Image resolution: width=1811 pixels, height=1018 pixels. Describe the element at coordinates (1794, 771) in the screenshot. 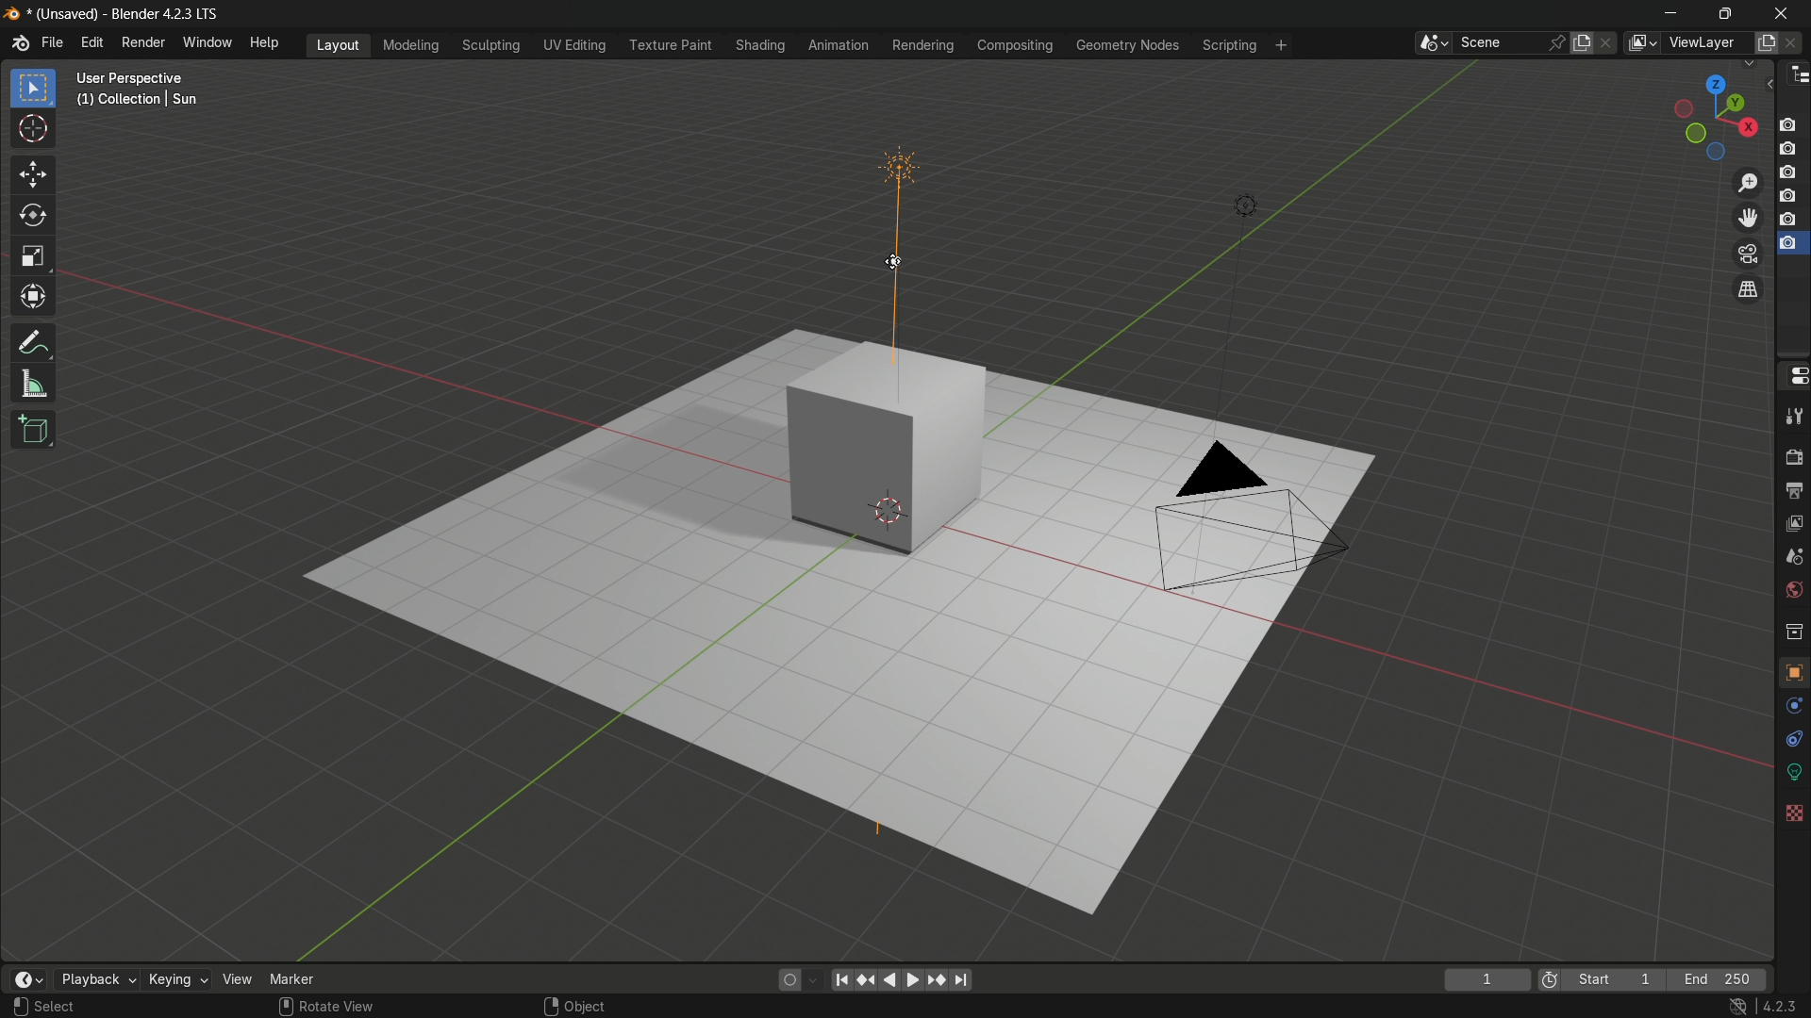

I see `data` at that location.